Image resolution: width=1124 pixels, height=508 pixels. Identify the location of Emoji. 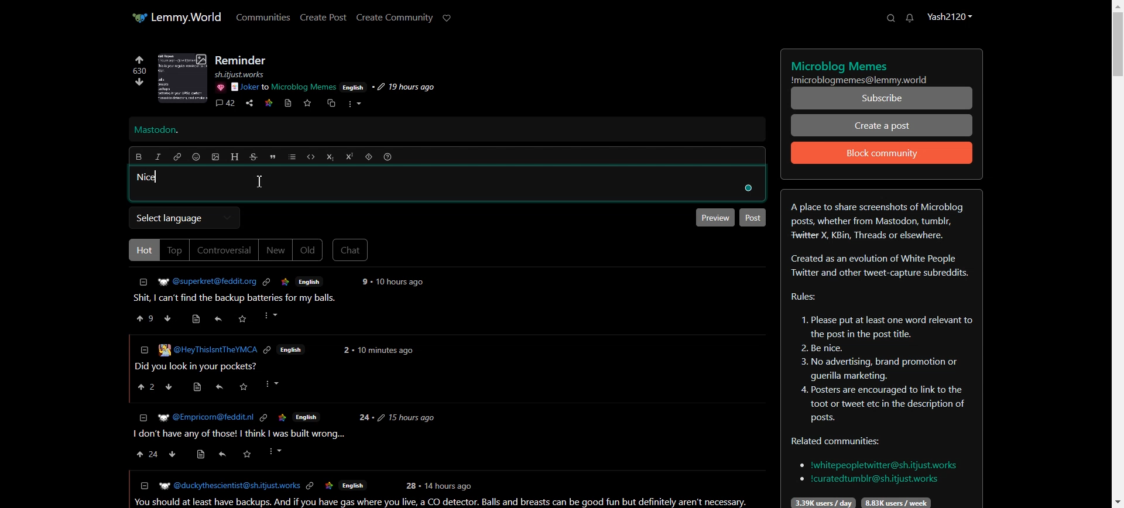
(197, 157).